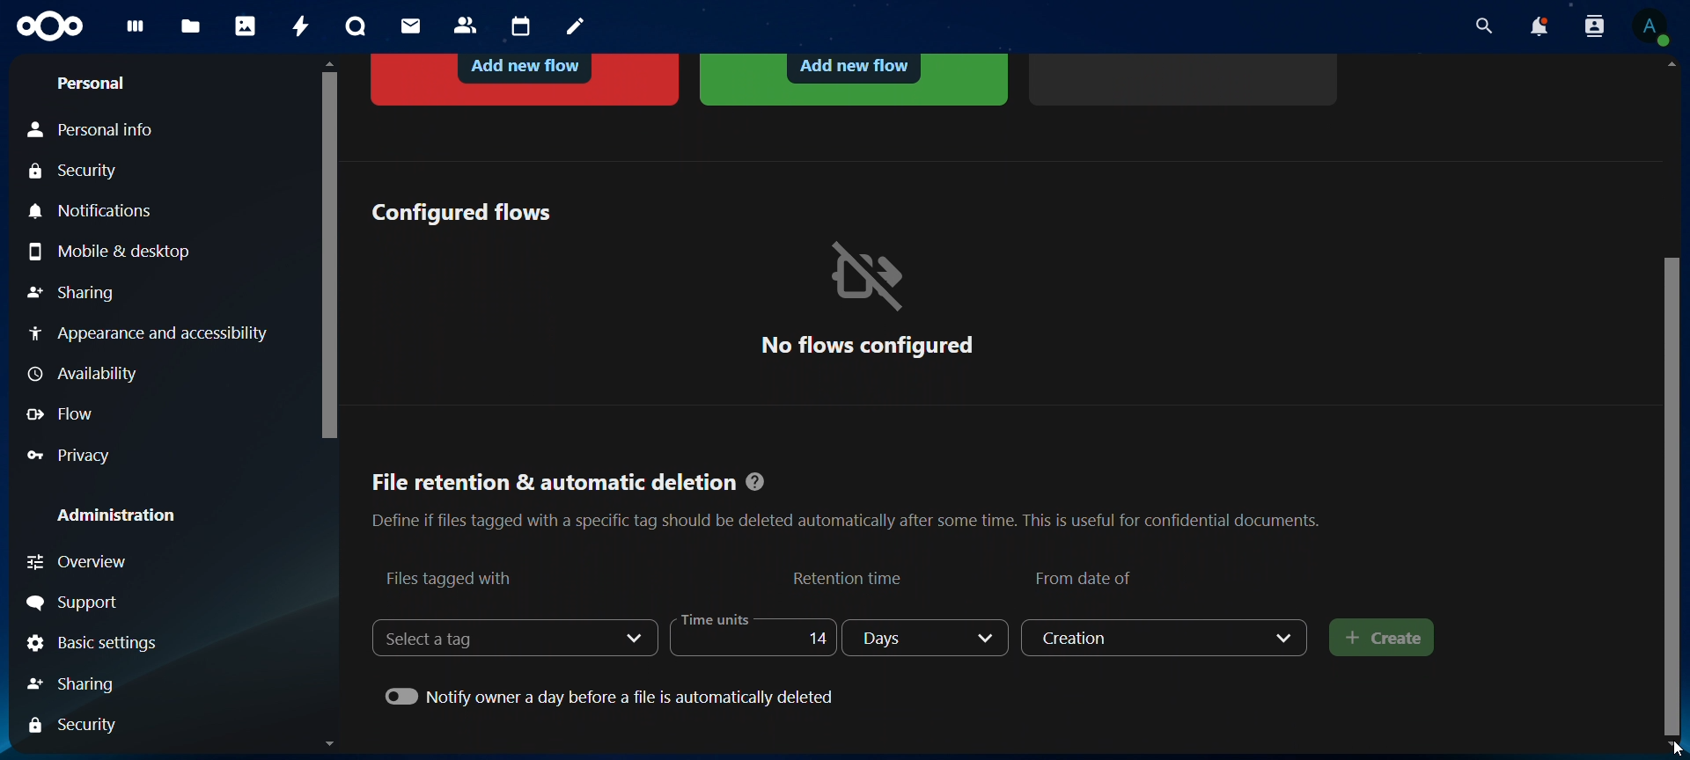 This screenshot has height=760, width=1690. What do you see at coordinates (246, 26) in the screenshot?
I see `photos` at bounding box center [246, 26].